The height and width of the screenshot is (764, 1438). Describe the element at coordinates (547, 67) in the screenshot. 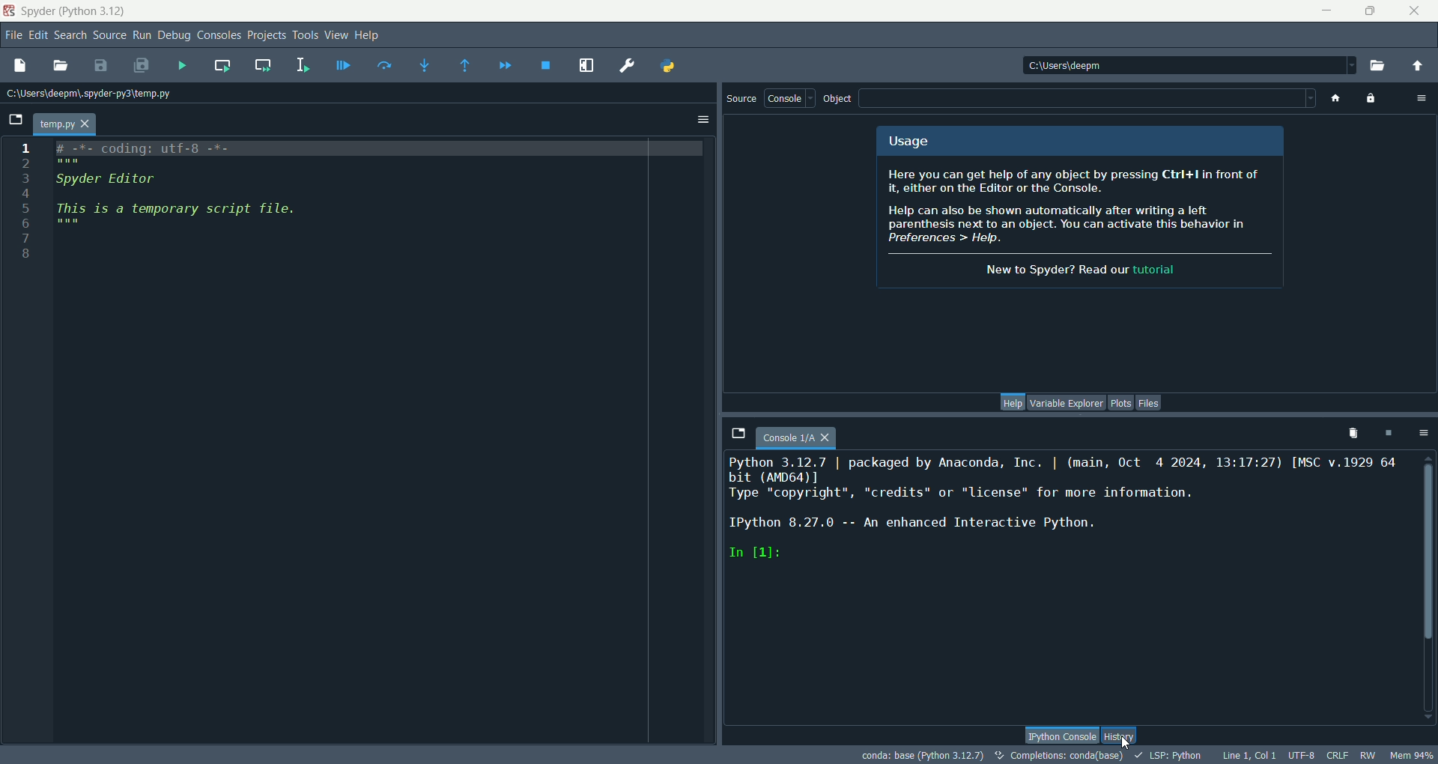

I see `stop debug` at that location.